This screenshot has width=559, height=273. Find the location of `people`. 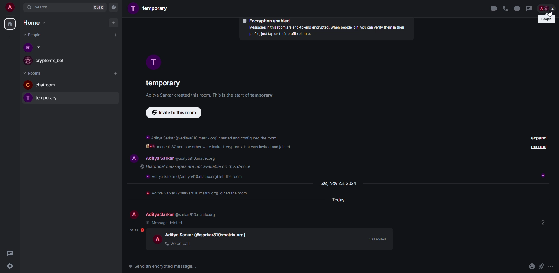

people is located at coordinates (207, 234).